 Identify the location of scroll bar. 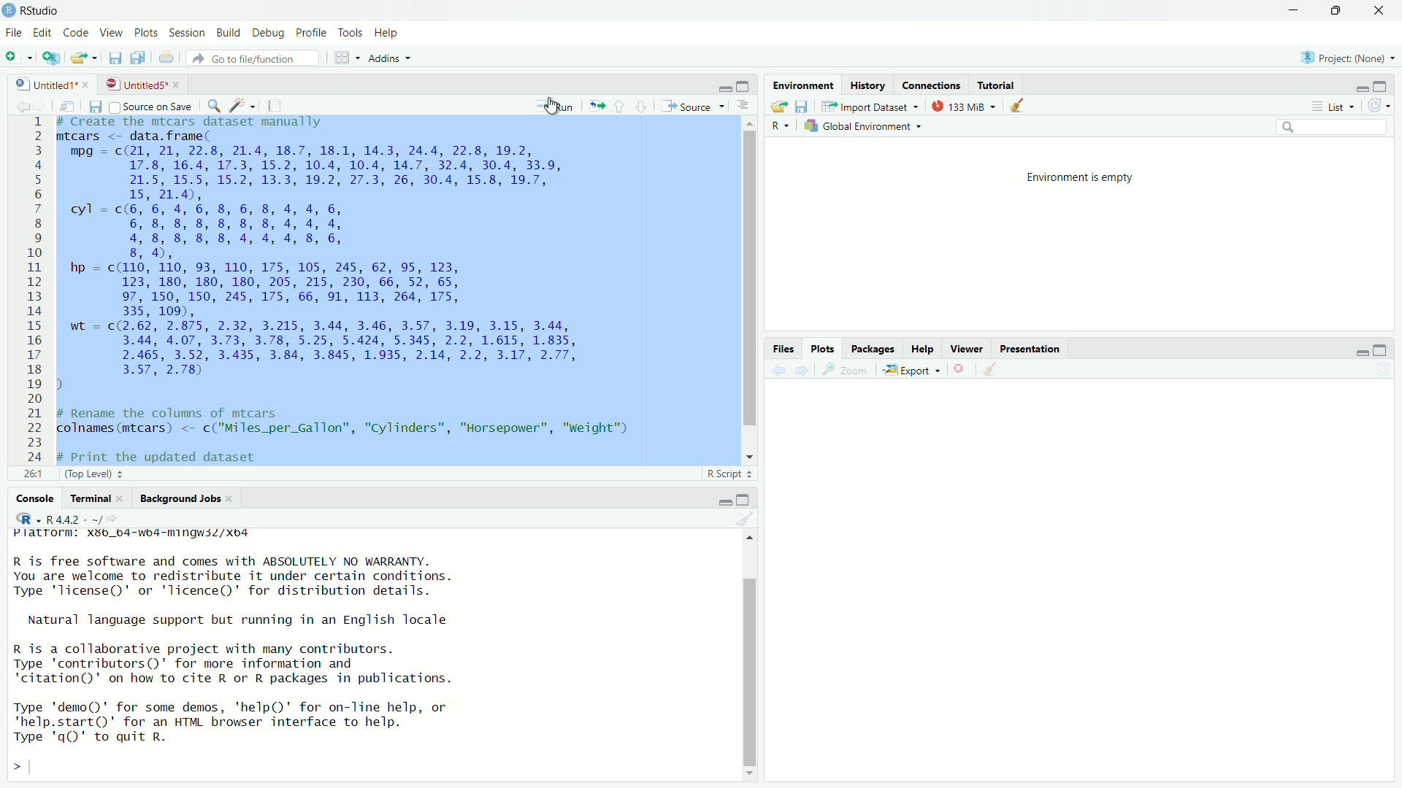
(756, 659).